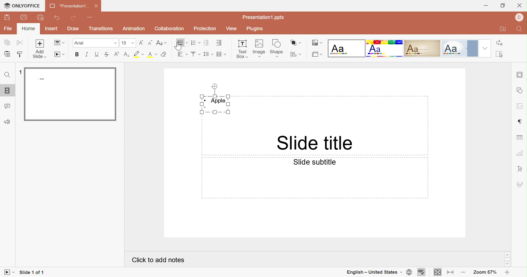 This screenshot has width=527, height=277. What do you see at coordinates (296, 42) in the screenshot?
I see `Arrange shape` at bounding box center [296, 42].